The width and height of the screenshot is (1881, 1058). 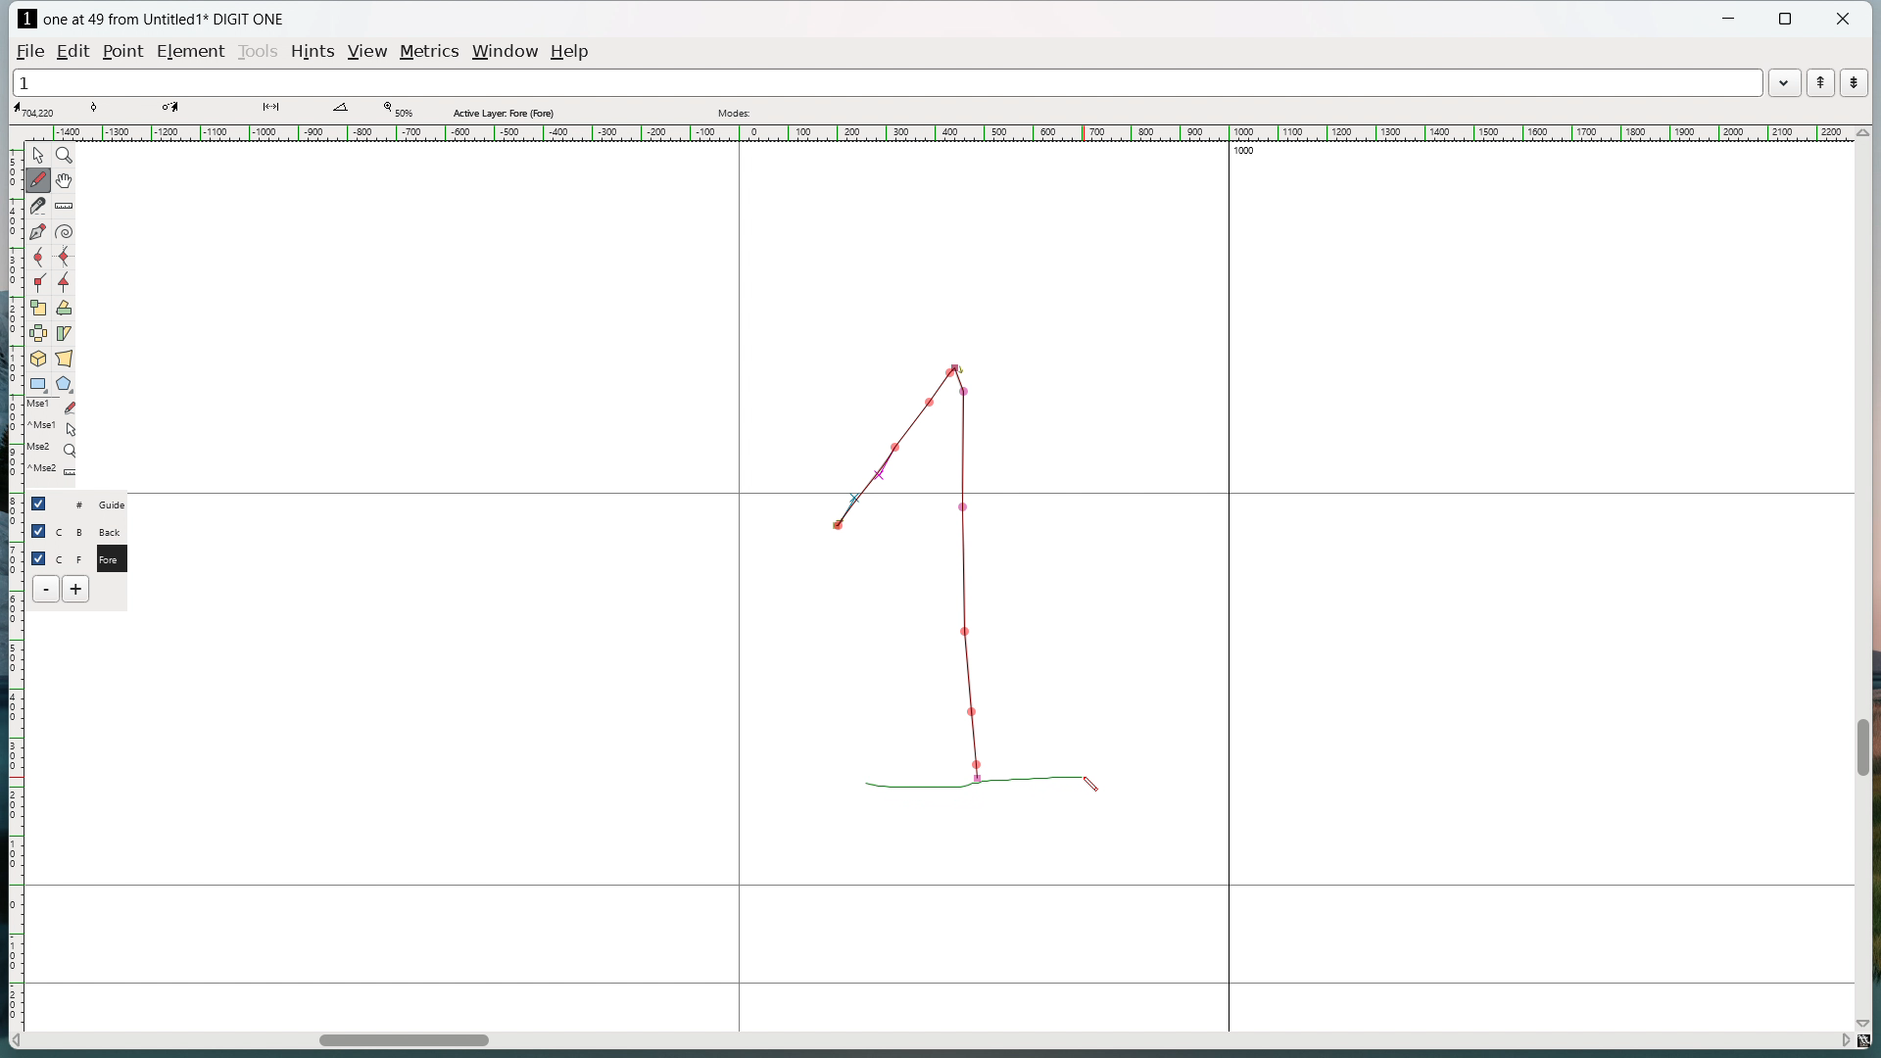 What do you see at coordinates (404, 1043) in the screenshot?
I see `horizontal scrollbar` at bounding box center [404, 1043].